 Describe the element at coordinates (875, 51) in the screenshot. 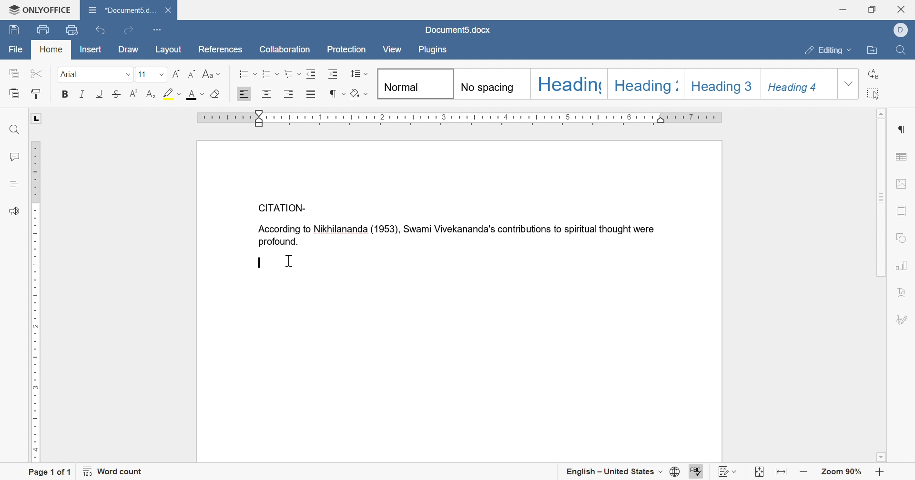

I see `open file location` at that location.